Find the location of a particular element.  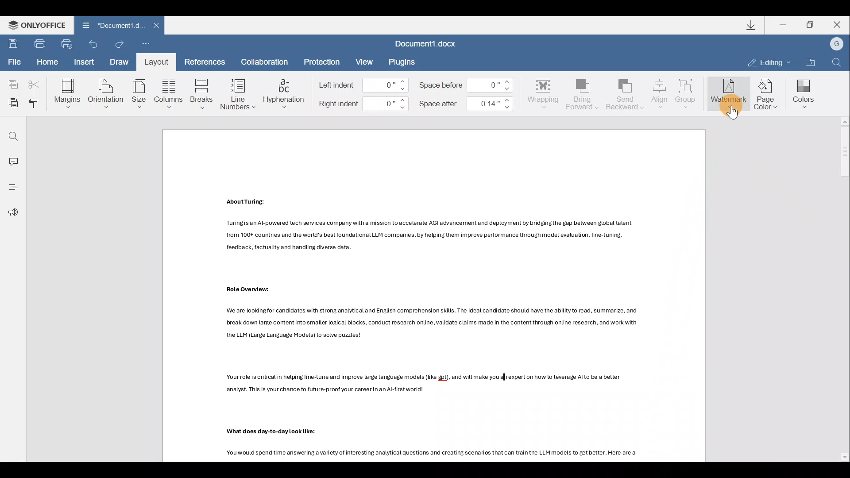

Print file is located at coordinates (37, 44).